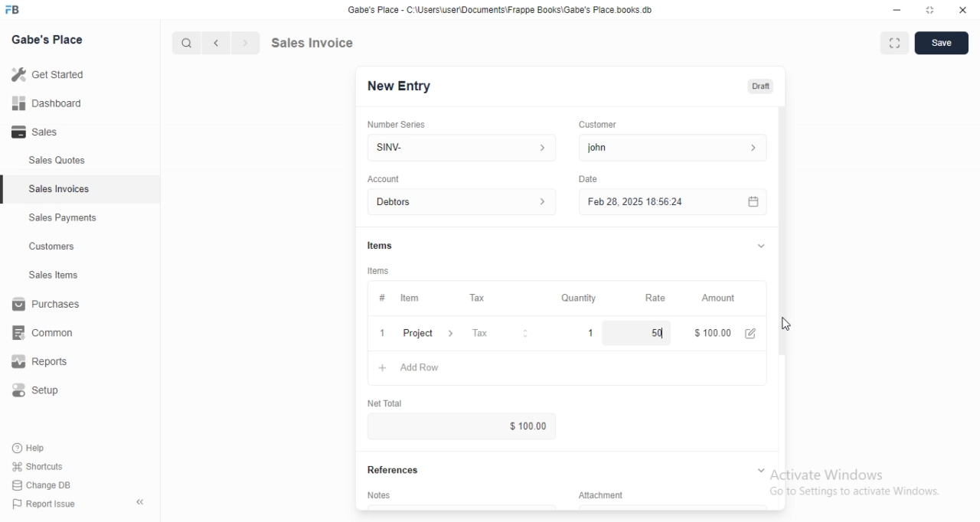 Image resolution: width=980 pixels, height=522 pixels. Describe the element at coordinates (59, 218) in the screenshot. I see `Sales Payments` at that location.